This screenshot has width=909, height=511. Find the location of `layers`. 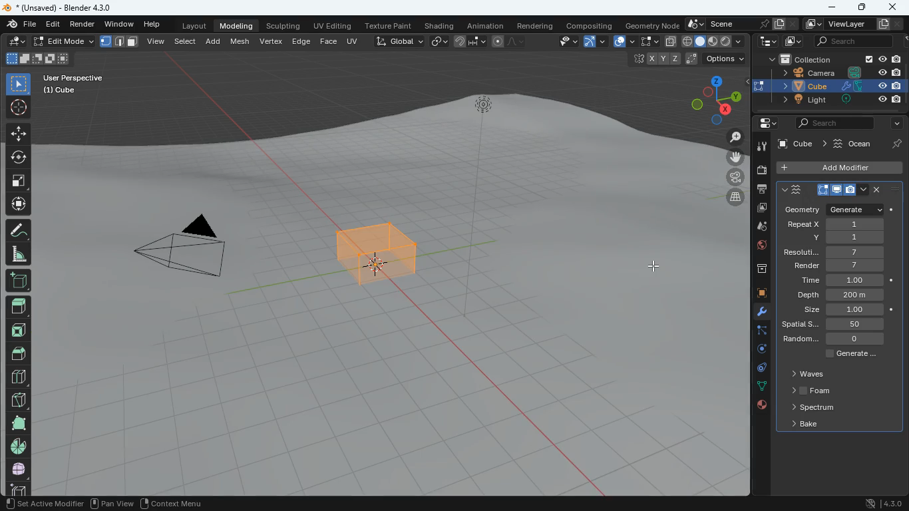

layers is located at coordinates (731, 197).